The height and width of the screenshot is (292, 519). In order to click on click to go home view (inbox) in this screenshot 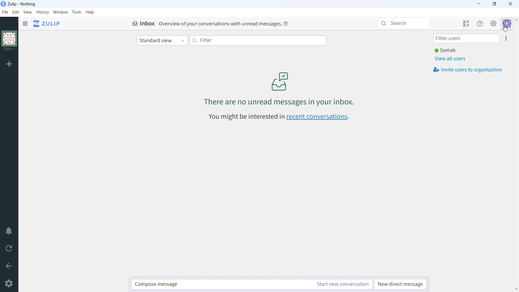, I will do `click(47, 23)`.